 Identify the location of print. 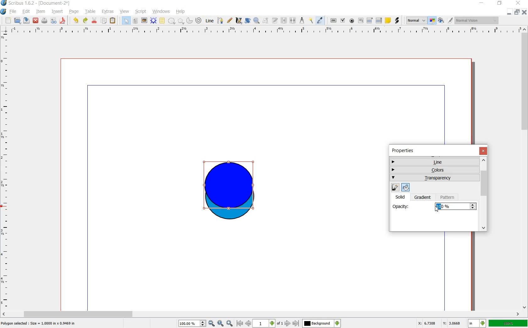
(45, 21).